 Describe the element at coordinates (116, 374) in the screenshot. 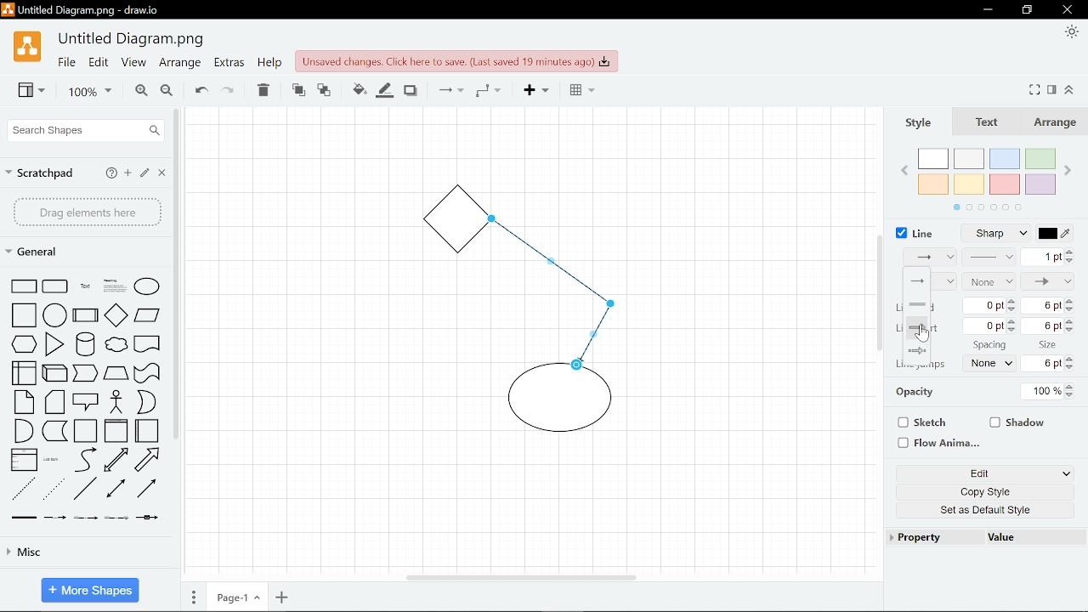

I see `shape` at that location.